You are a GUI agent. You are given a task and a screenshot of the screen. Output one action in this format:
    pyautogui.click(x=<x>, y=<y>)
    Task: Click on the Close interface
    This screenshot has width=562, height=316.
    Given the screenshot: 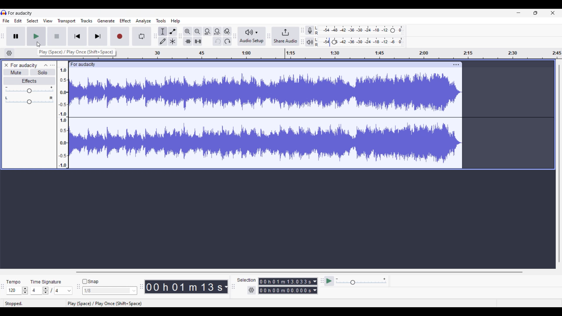 What is the action you would take?
    pyautogui.click(x=553, y=13)
    